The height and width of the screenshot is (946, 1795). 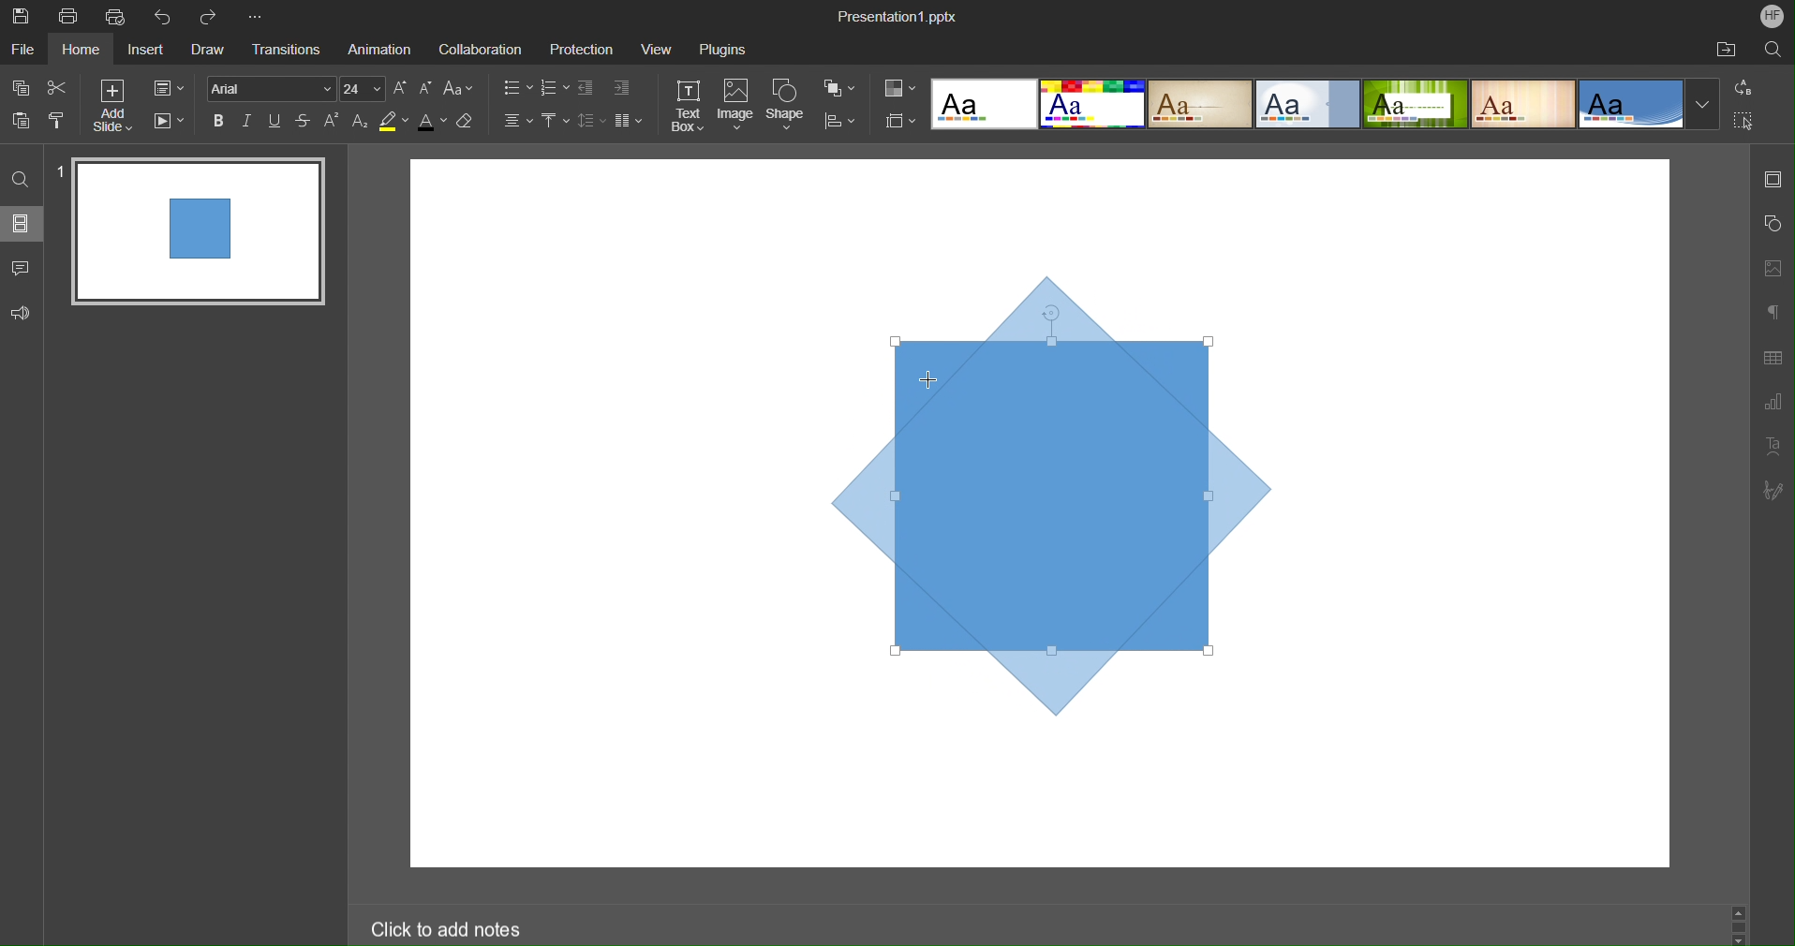 I want to click on Underline, so click(x=274, y=121).